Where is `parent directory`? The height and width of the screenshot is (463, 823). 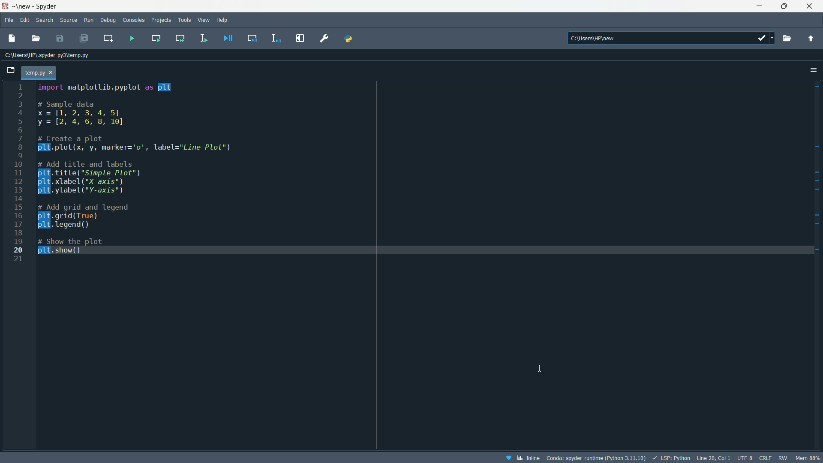 parent directory is located at coordinates (811, 38).